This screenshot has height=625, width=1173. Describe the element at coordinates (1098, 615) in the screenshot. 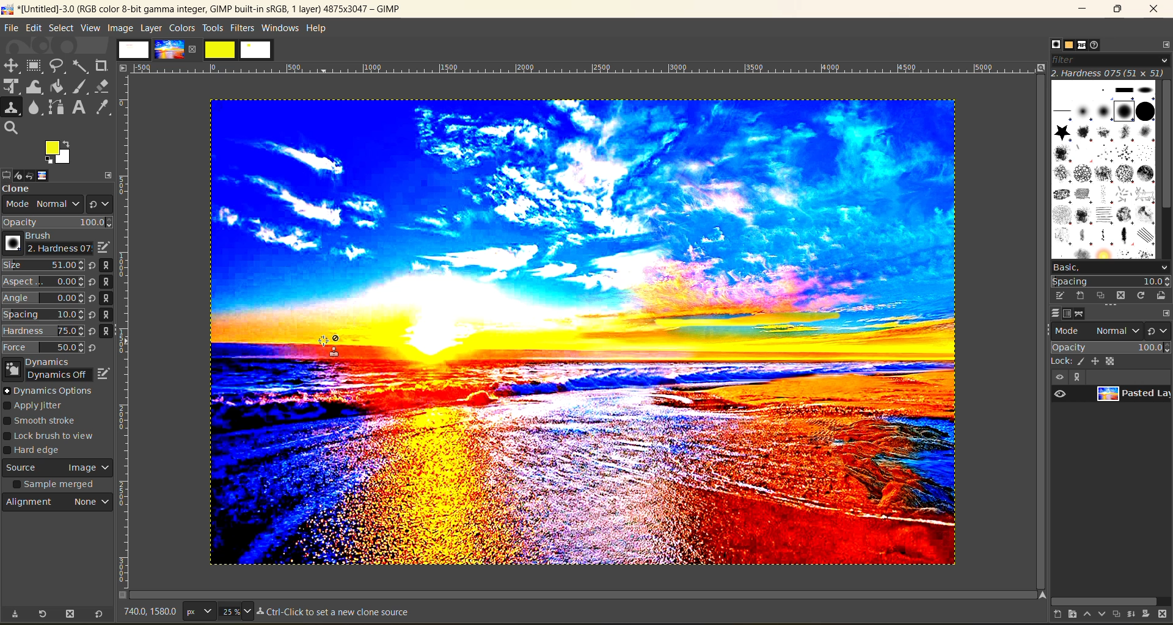

I see `lower this layer` at that location.